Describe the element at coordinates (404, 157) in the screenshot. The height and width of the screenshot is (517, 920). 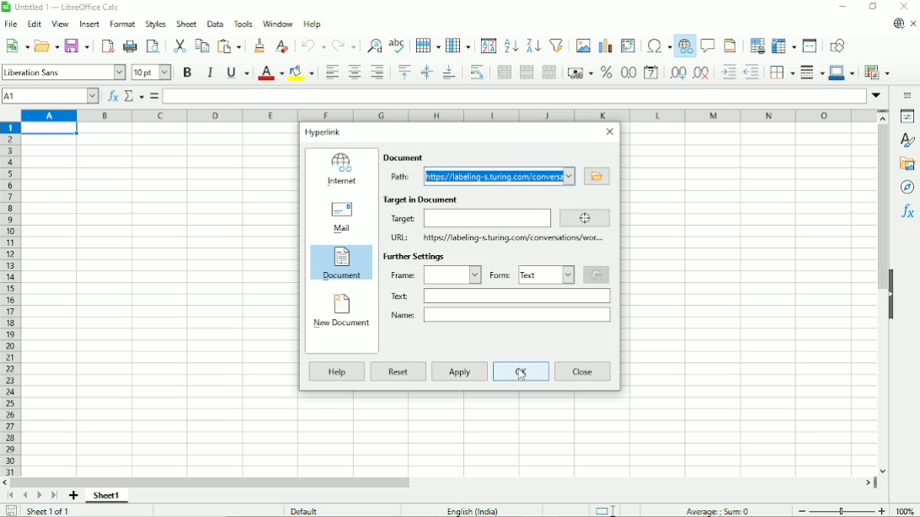
I see `Document` at that location.